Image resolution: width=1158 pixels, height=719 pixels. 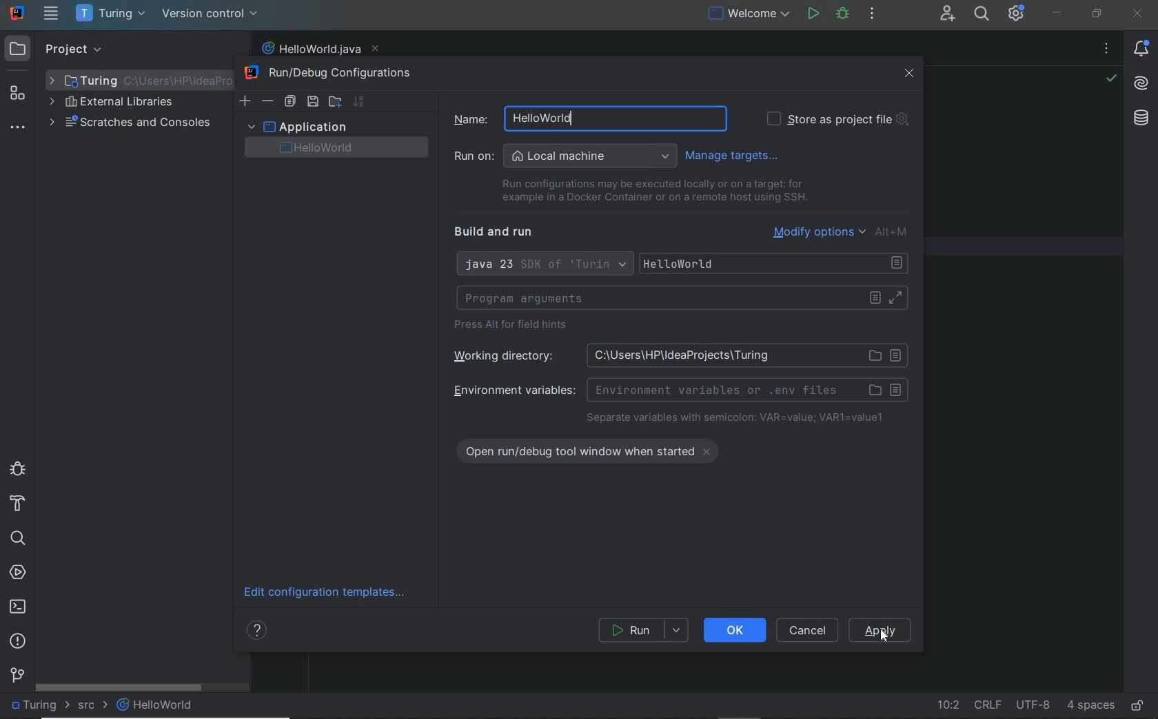 What do you see at coordinates (1141, 86) in the screenshot?
I see `AI Assistant` at bounding box center [1141, 86].